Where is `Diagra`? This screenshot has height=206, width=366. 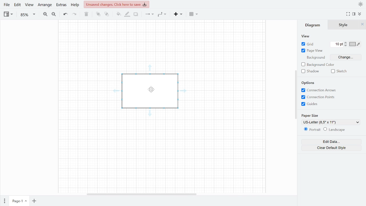
Diagra is located at coordinates (313, 25).